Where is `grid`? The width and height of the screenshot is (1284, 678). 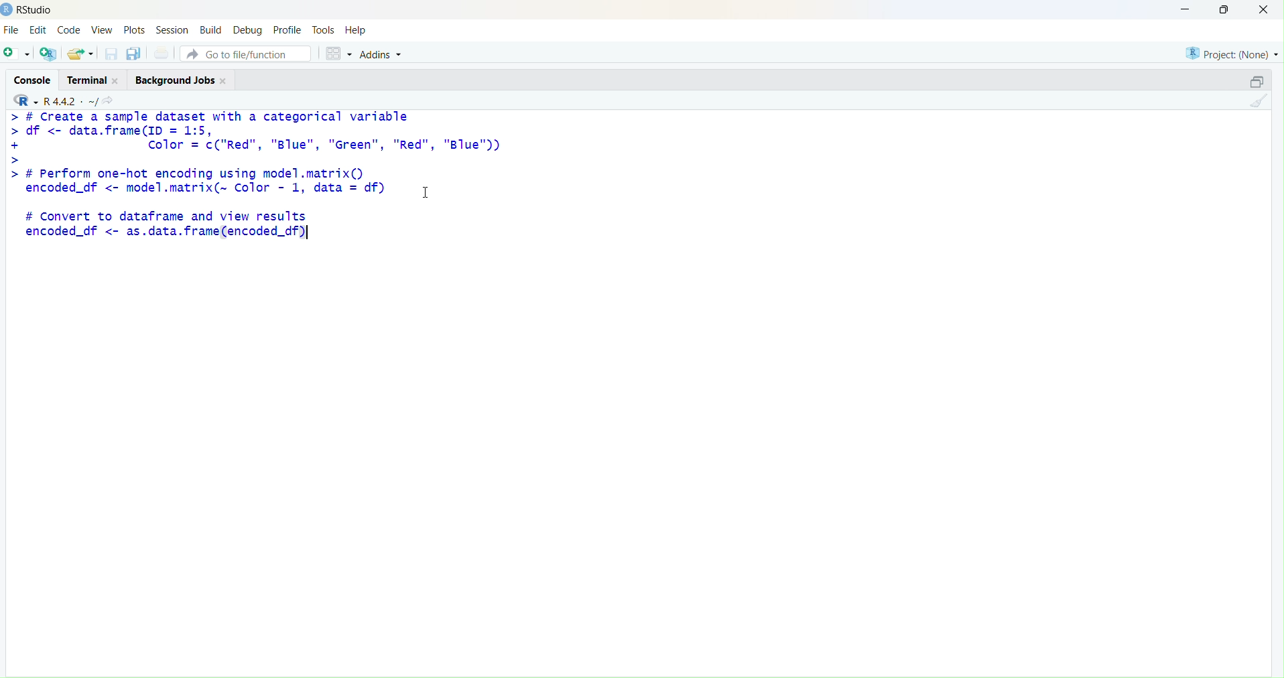
grid is located at coordinates (339, 54).